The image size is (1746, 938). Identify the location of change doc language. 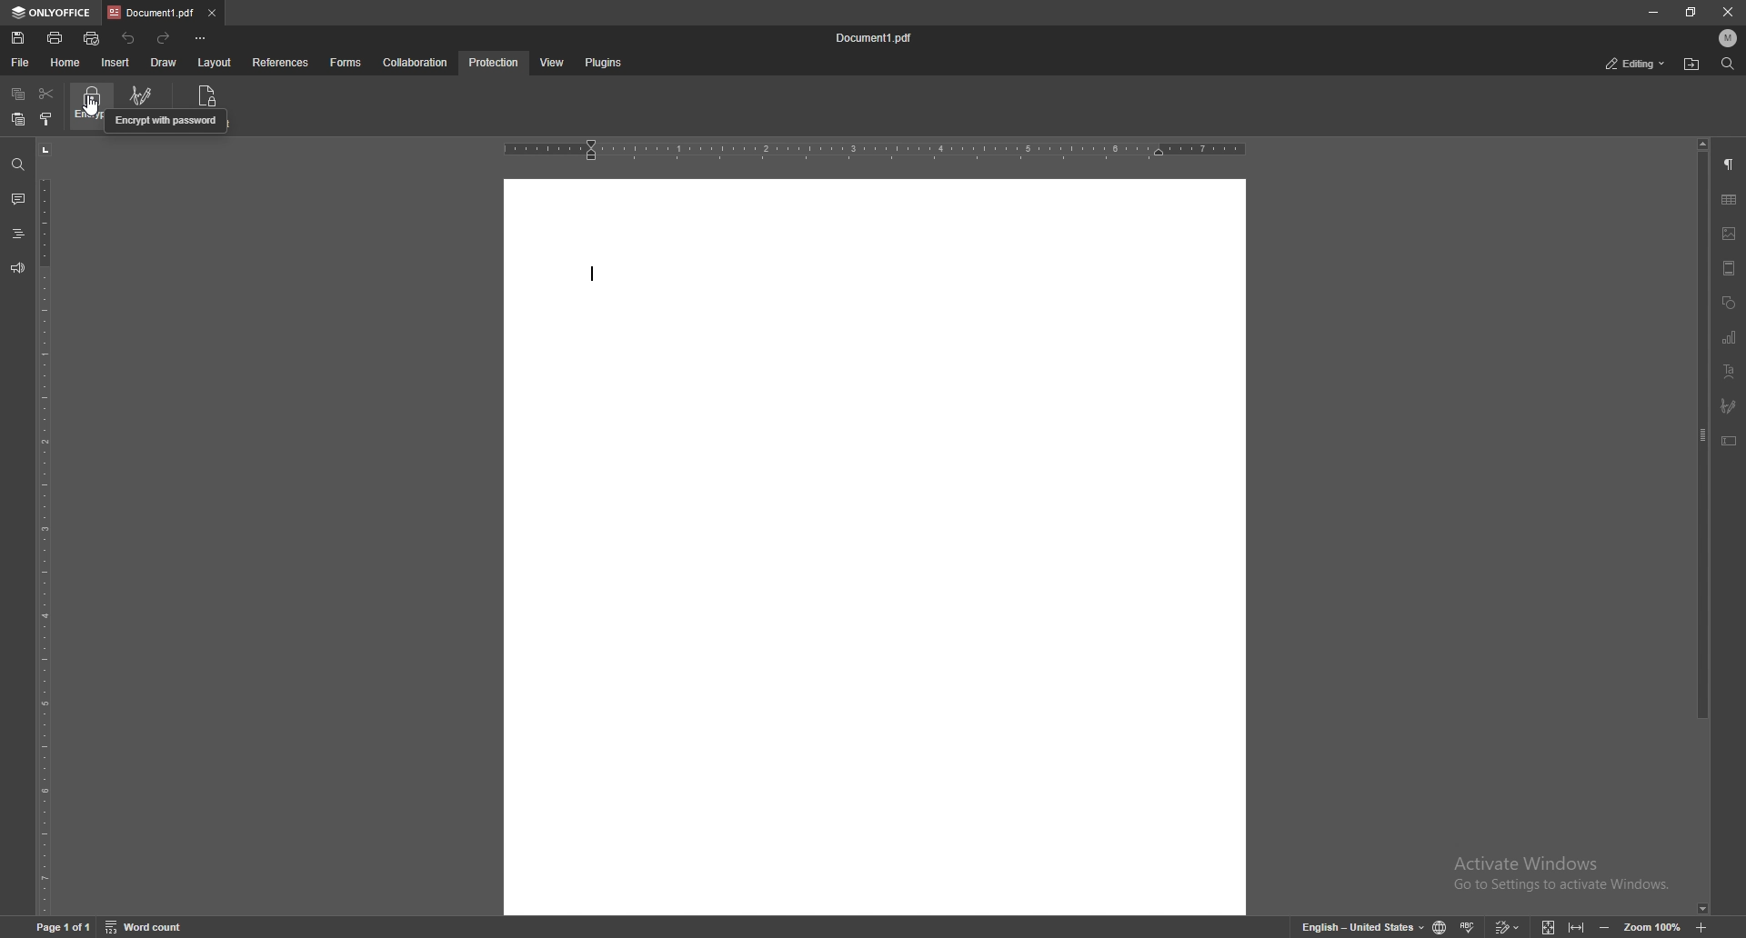
(1440, 926).